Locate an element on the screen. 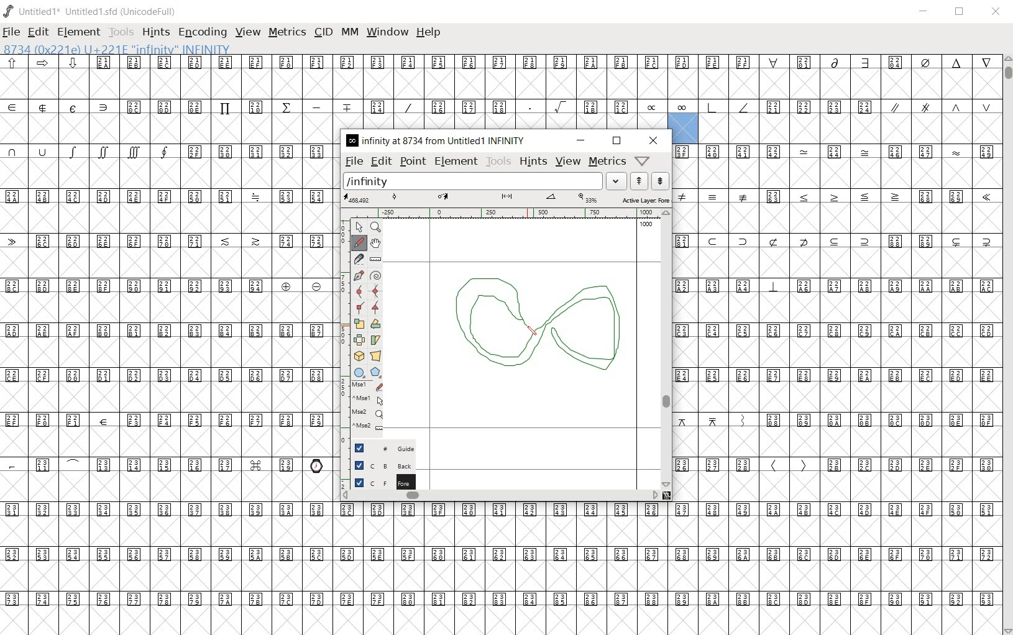 The width and height of the screenshot is (1013, 635). draw a freehand curve is located at coordinates (360, 243).